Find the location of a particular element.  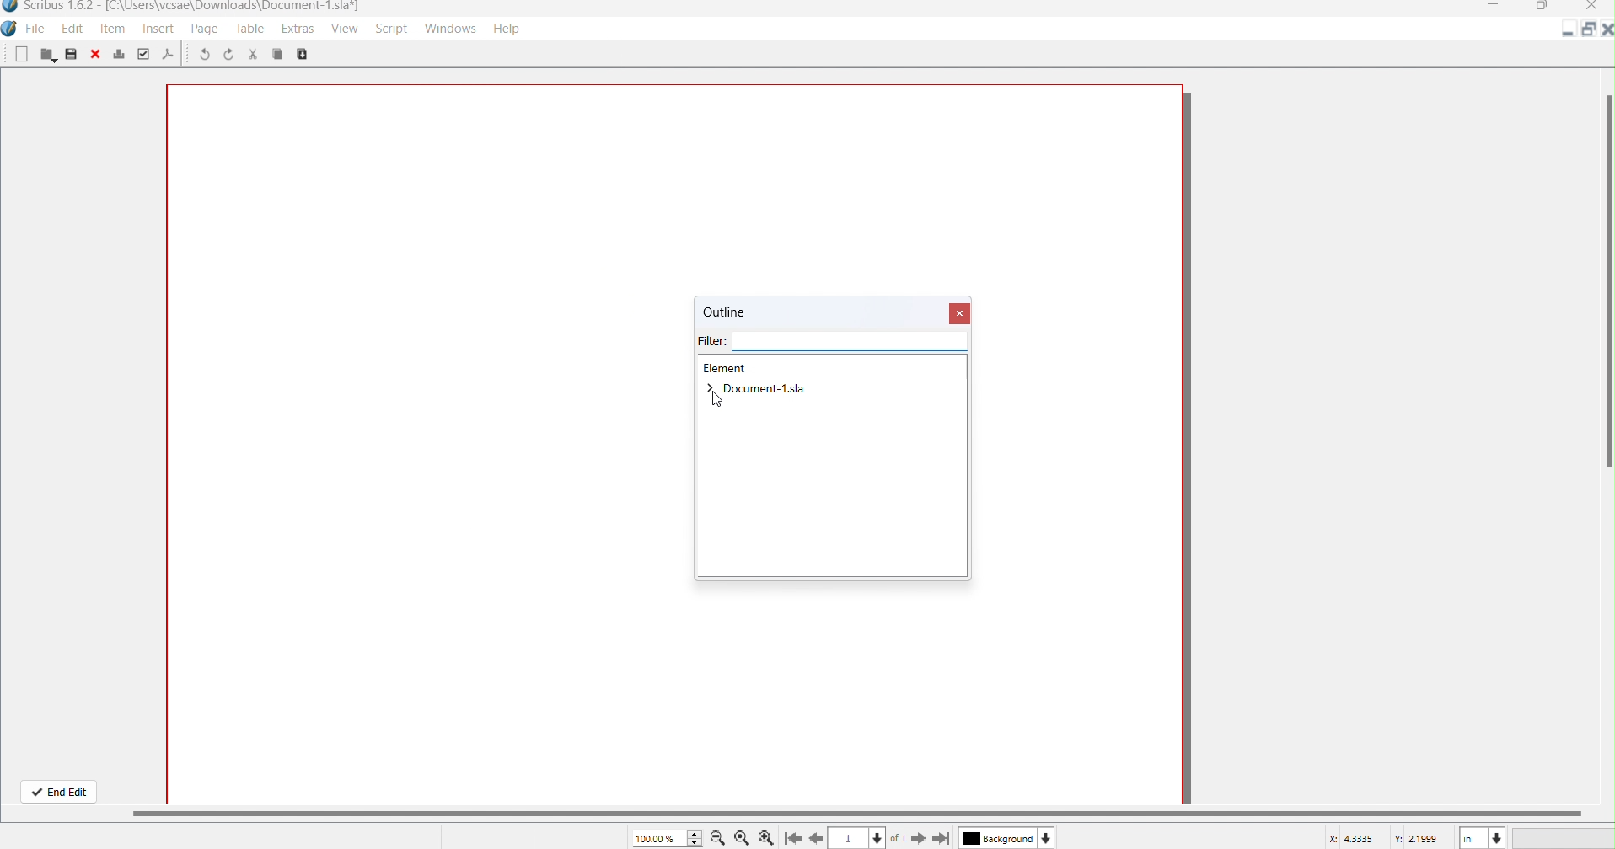

select inches is located at coordinates (1482, 837).